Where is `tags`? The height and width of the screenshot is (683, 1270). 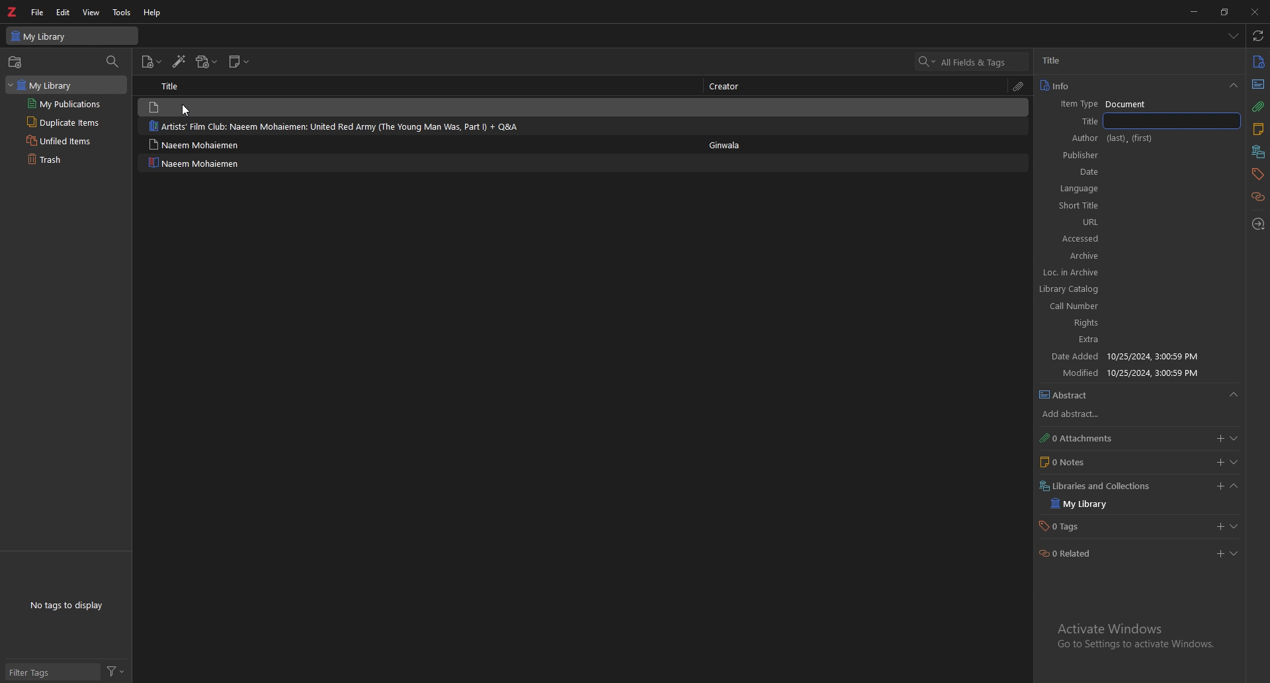 tags is located at coordinates (1257, 173).